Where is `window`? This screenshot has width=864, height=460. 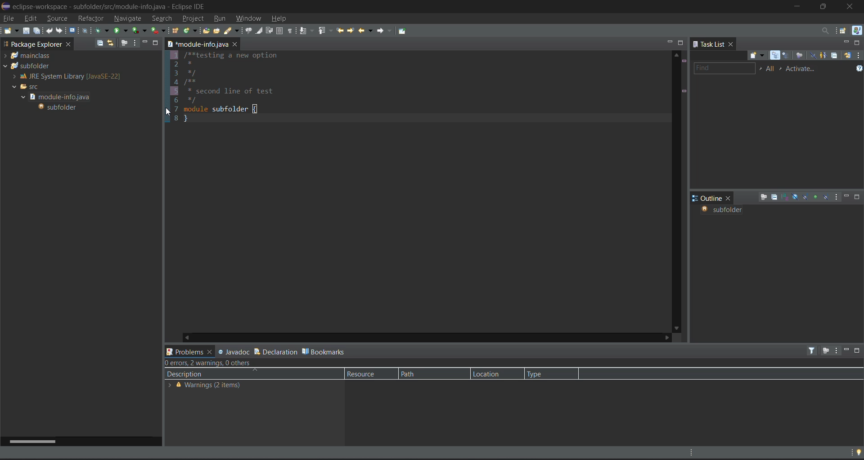
window is located at coordinates (251, 18).